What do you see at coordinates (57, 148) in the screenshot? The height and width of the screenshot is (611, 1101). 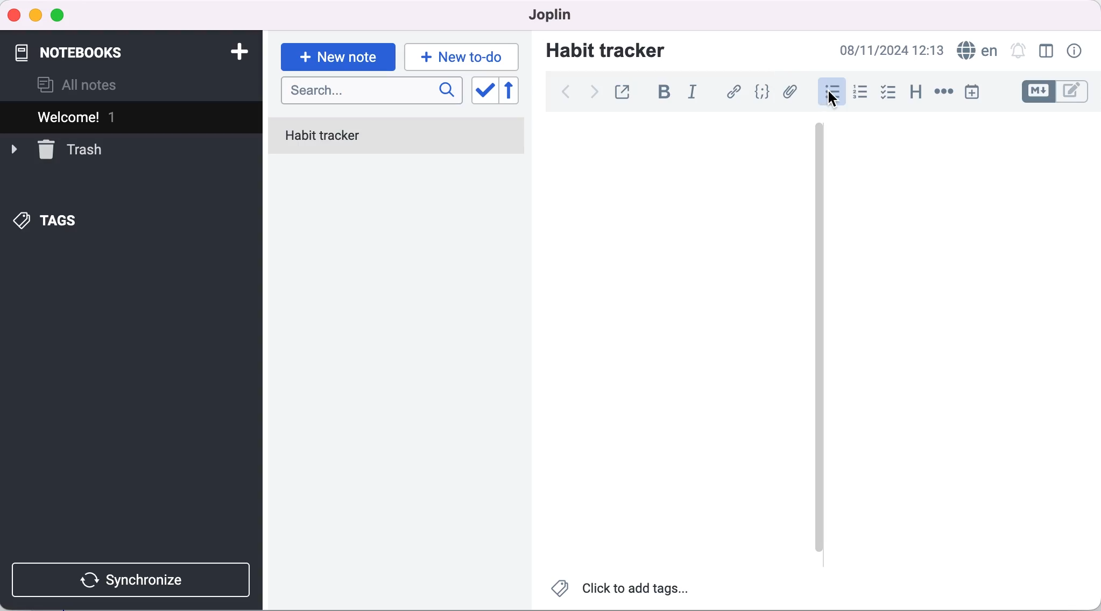 I see `trash` at bounding box center [57, 148].